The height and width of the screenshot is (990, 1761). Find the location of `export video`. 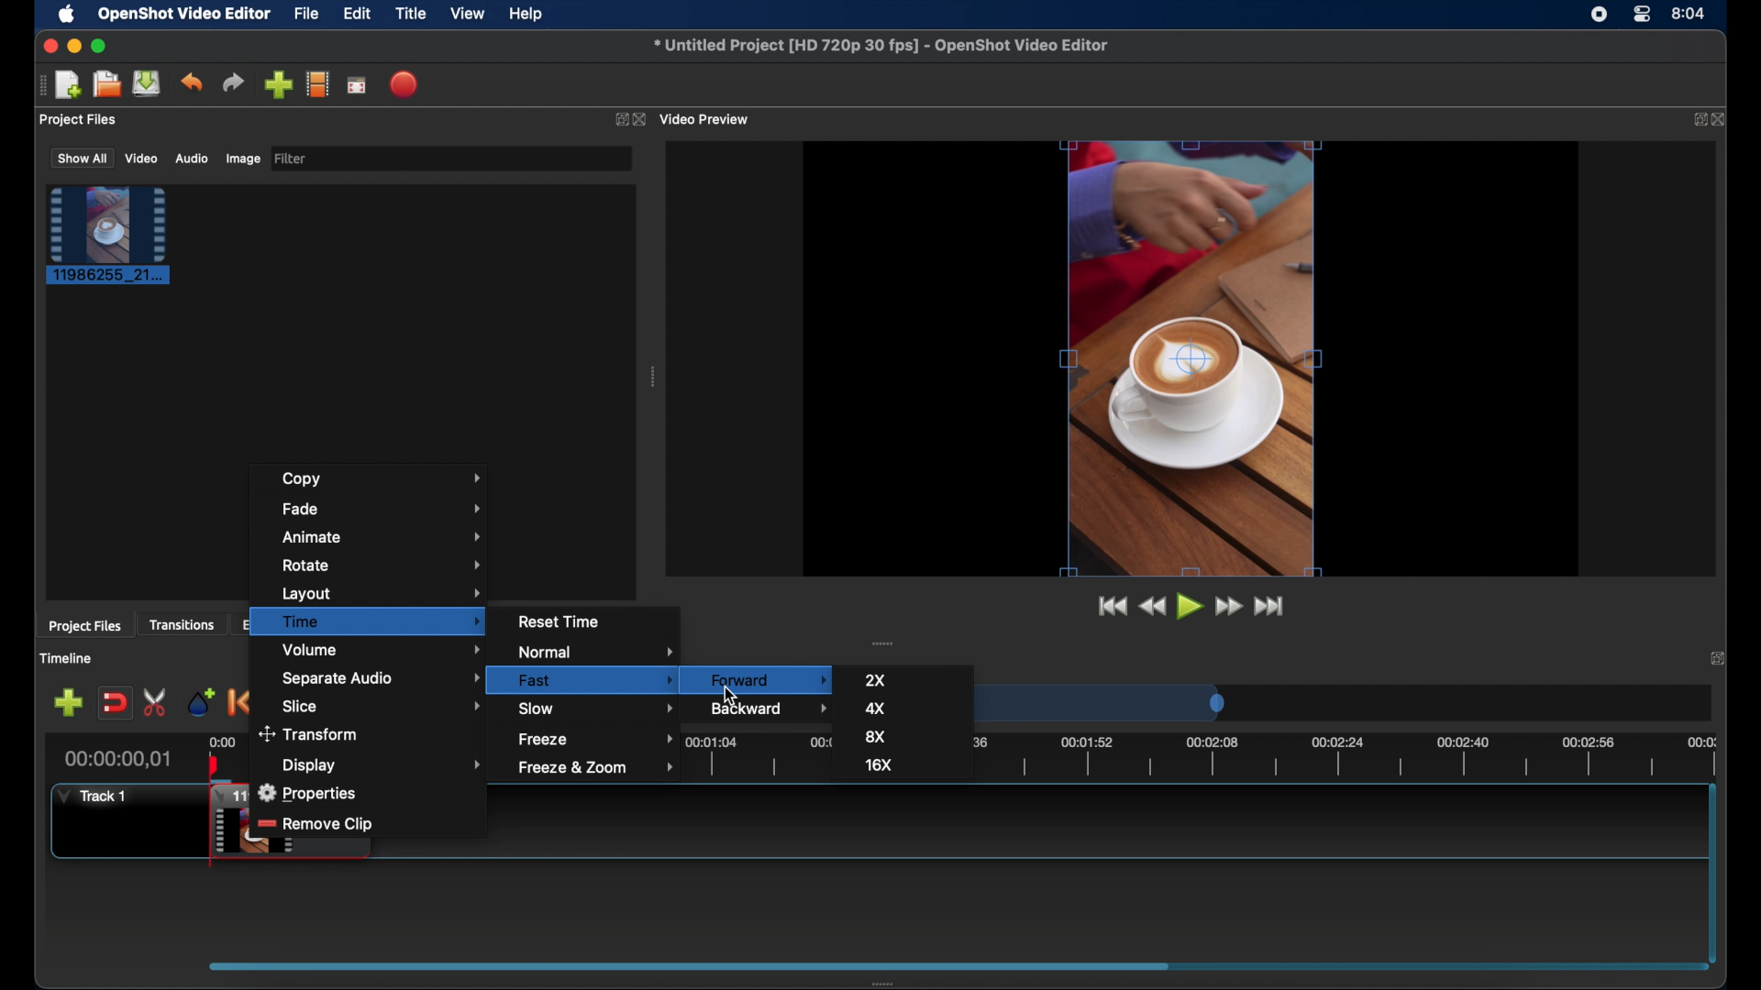

export video is located at coordinates (405, 84).